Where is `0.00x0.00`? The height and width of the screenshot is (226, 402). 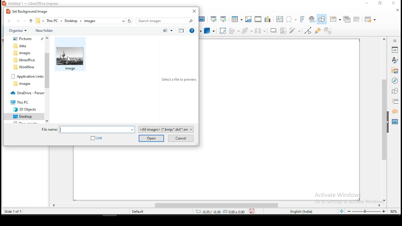
0.00x0.00 is located at coordinates (234, 212).